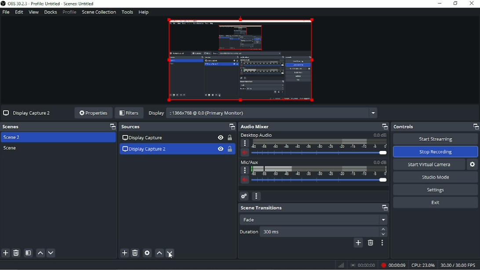 This screenshot has height=270, width=480. Describe the element at coordinates (159, 253) in the screenshot. I see `Move source(s) up` at that location.